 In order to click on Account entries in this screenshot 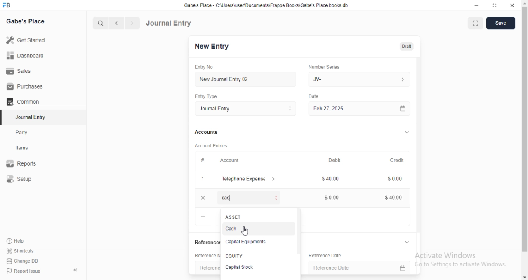, I will do `click(214, 145)`.